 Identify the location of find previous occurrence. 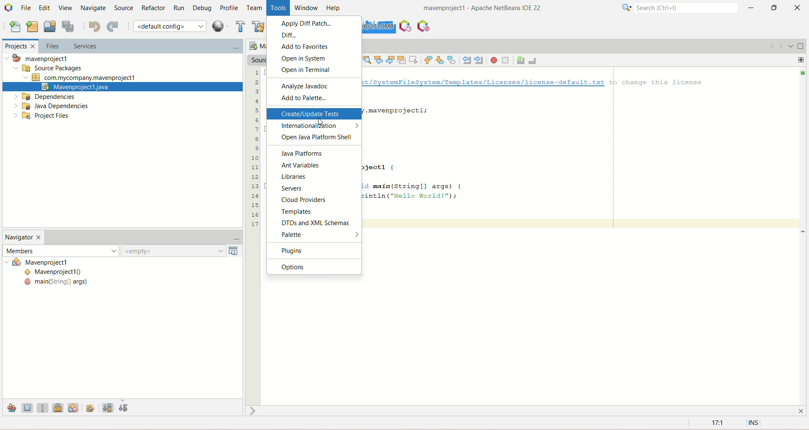
(380, 60).